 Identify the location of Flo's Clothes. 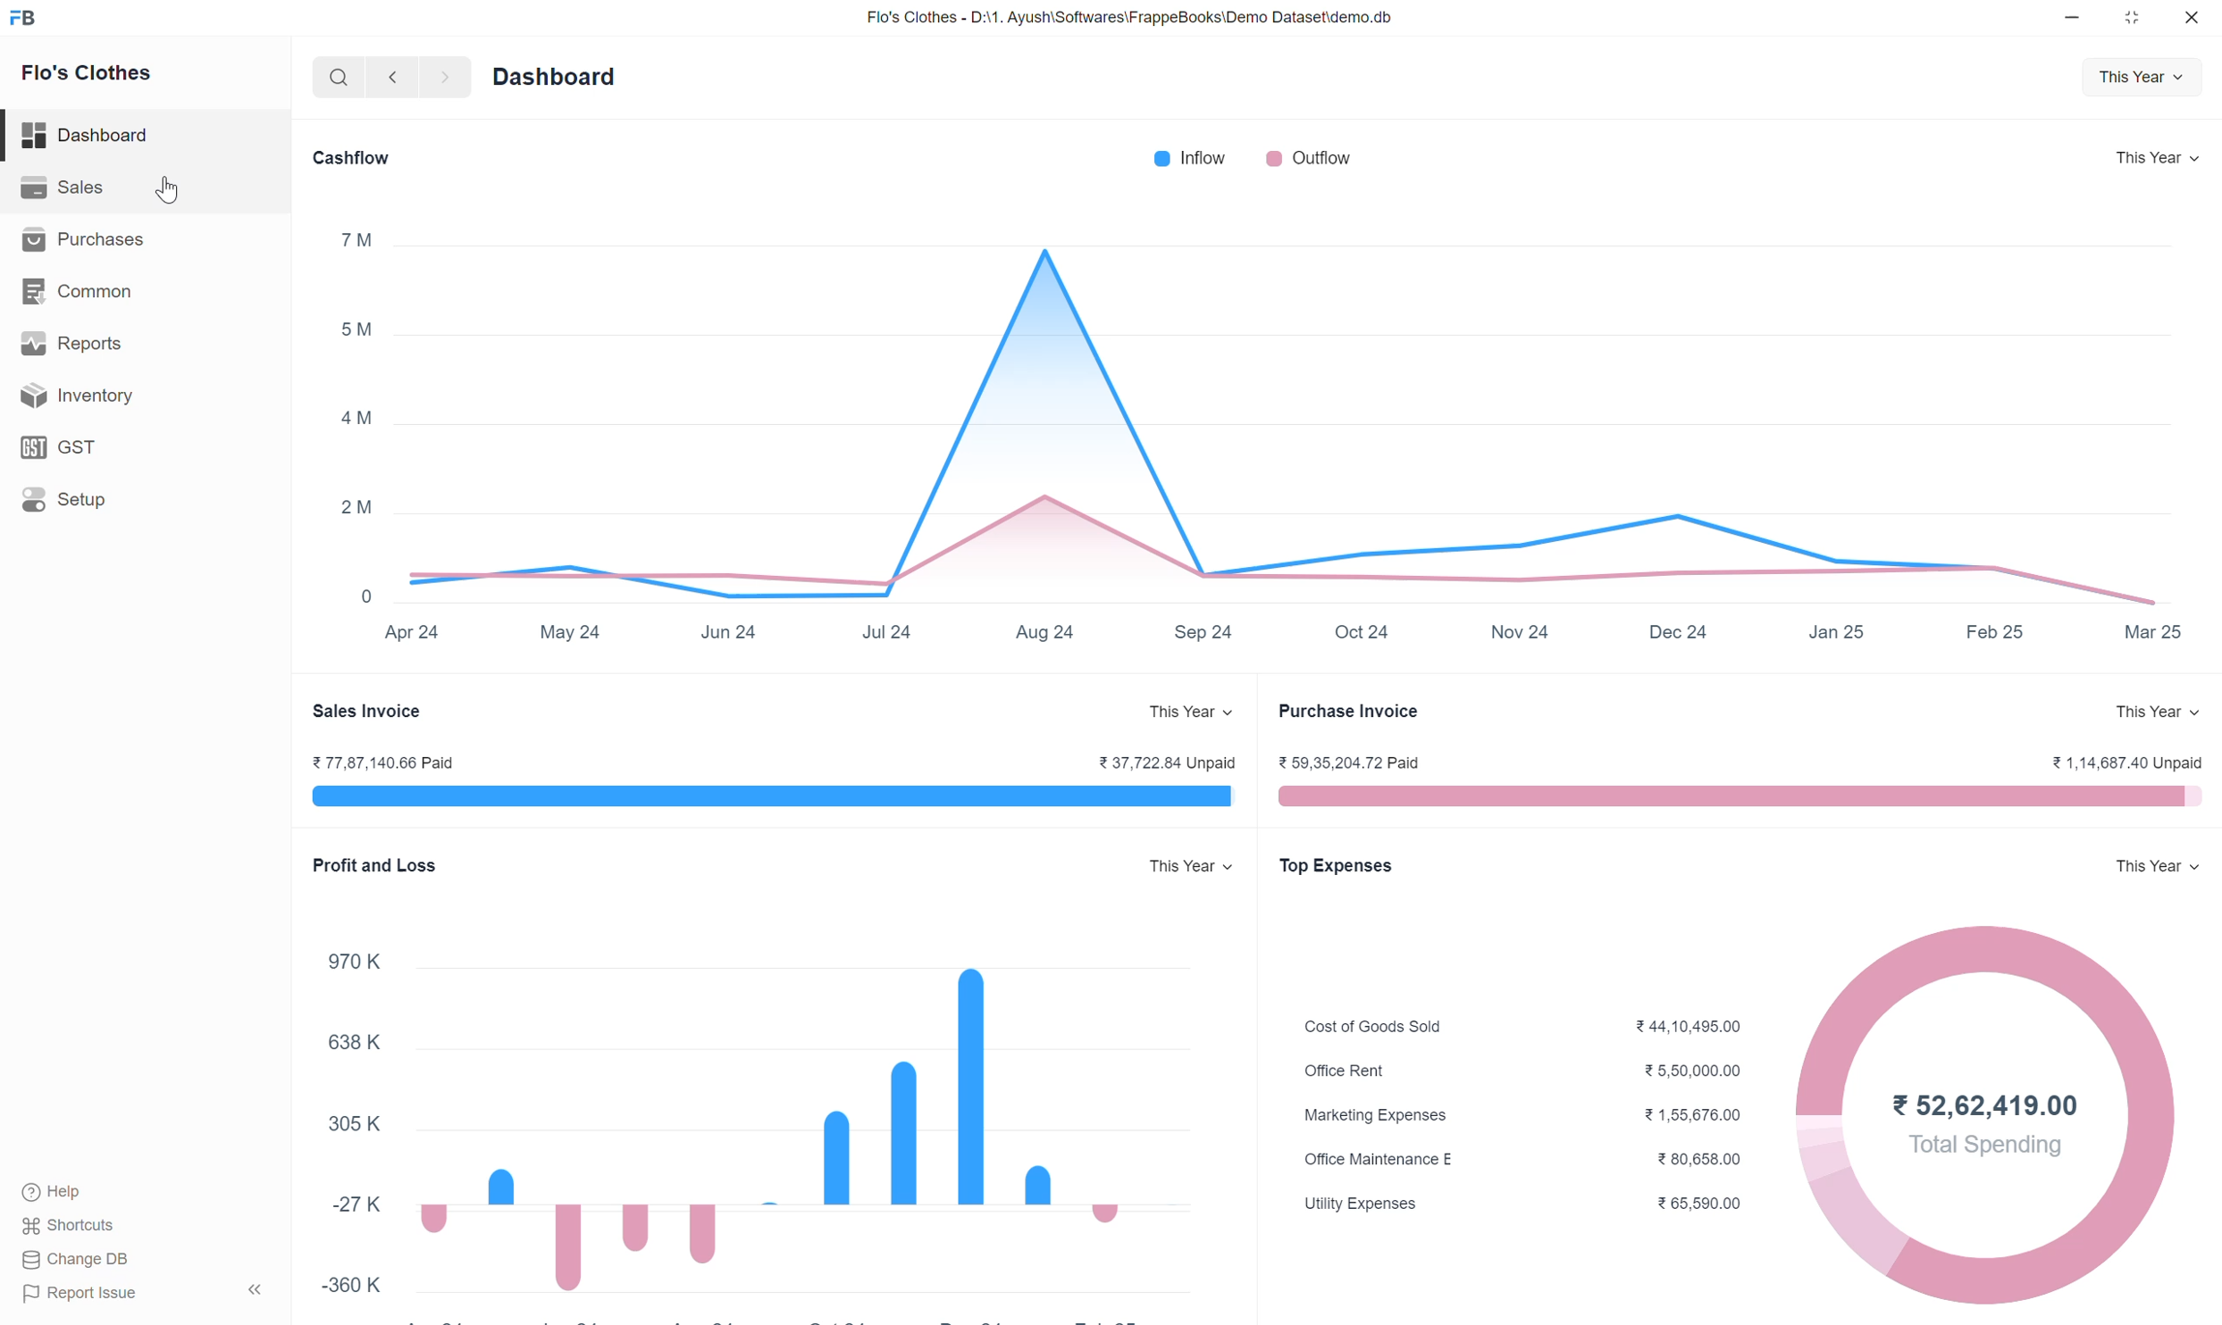
(96, 76).